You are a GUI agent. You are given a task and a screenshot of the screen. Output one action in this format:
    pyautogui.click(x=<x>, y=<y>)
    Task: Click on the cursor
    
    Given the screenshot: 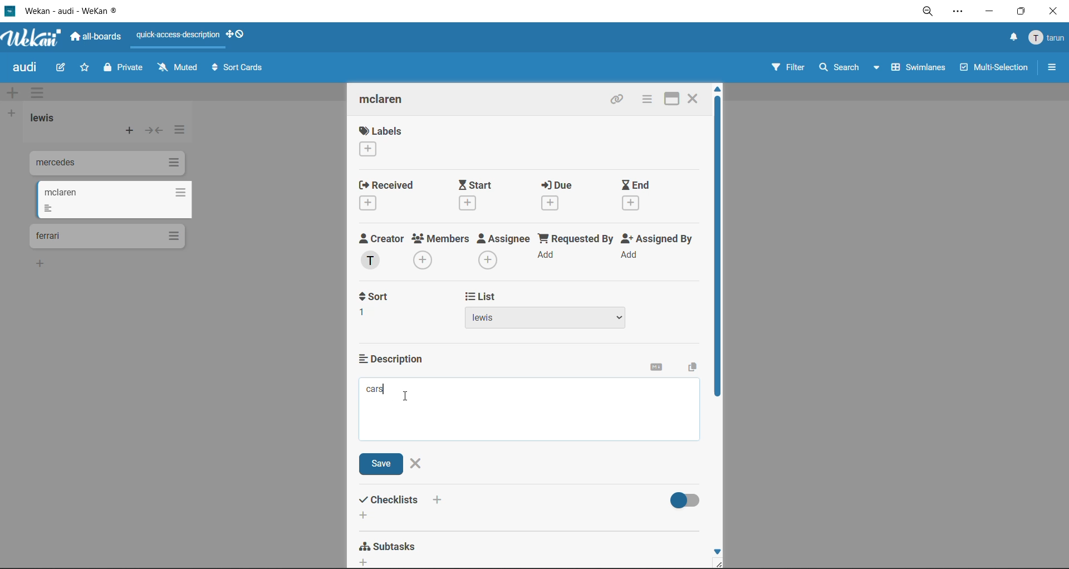 What is the action you would take?
    pyautogui.click(x=406, y=396)
    